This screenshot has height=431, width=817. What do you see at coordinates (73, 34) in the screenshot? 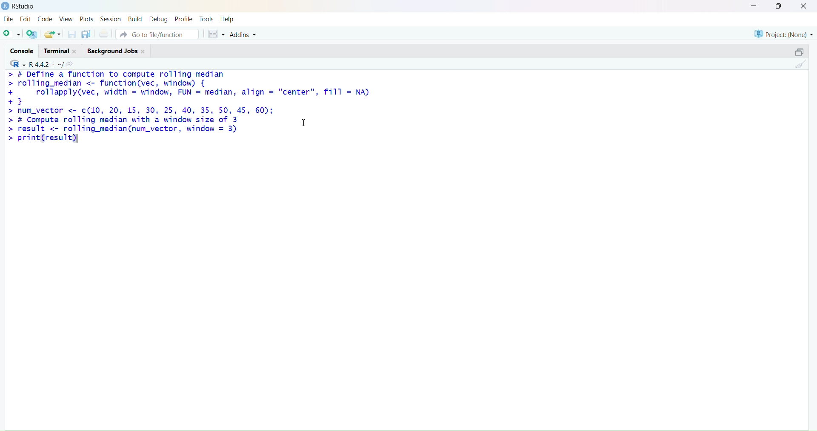
I see `save` at bounding box center [73, 34].